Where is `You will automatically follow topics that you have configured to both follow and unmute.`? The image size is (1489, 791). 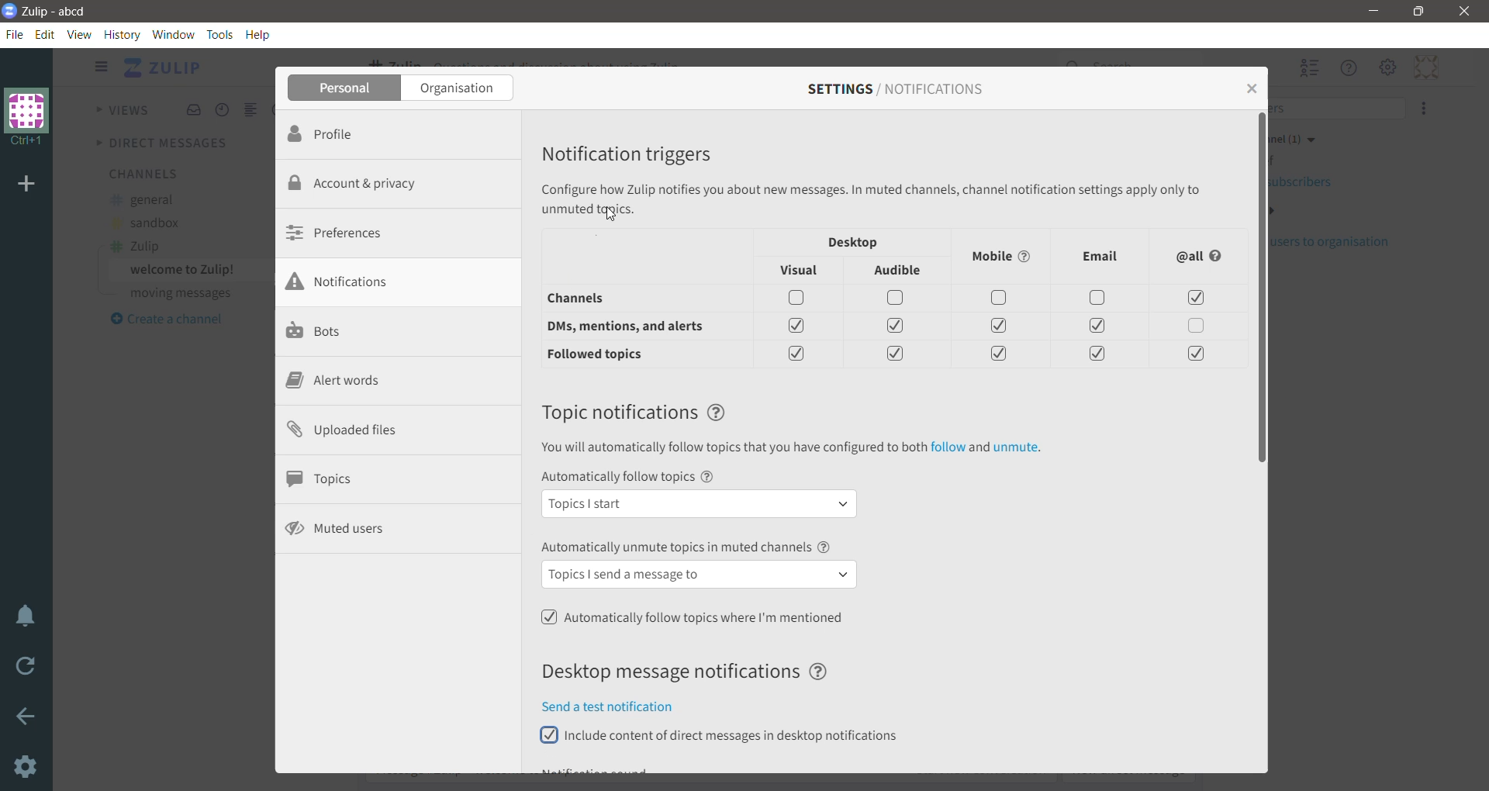
You will automatically follow topics that you have configured to both follow and unmute. is located at coordinates (789, 449).